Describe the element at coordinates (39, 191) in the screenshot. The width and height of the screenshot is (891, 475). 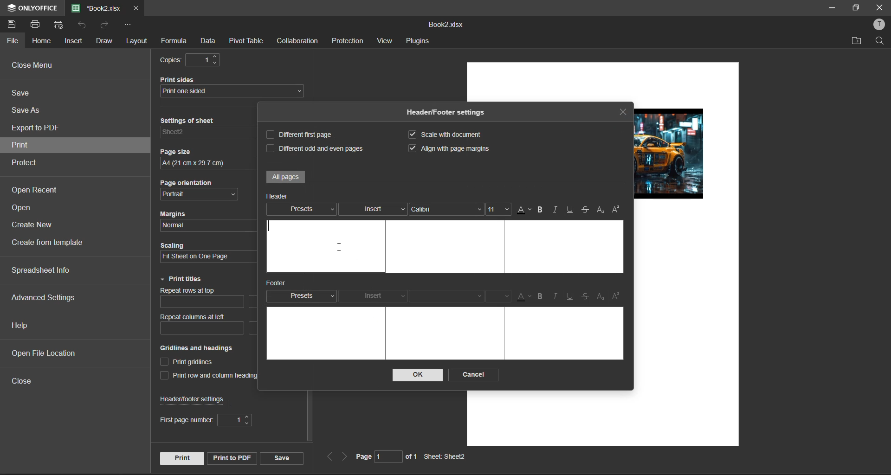
I see `open recent` at that location.